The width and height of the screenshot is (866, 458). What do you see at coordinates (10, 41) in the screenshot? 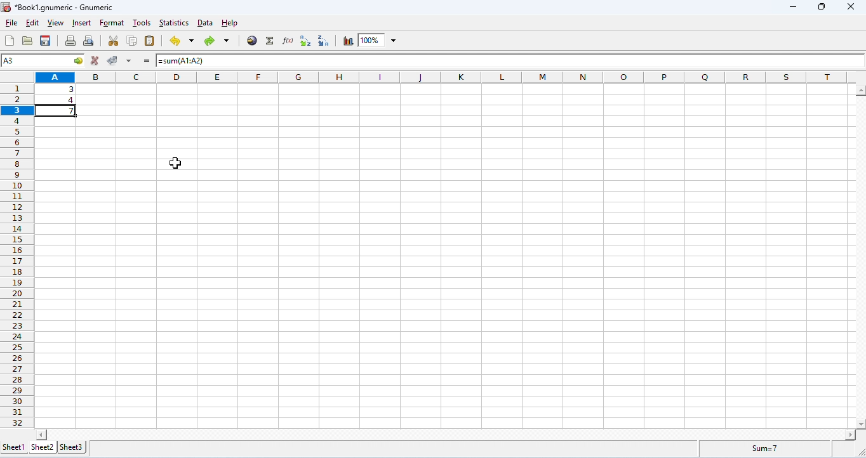
I see `new` at bounding box center [10, 41].